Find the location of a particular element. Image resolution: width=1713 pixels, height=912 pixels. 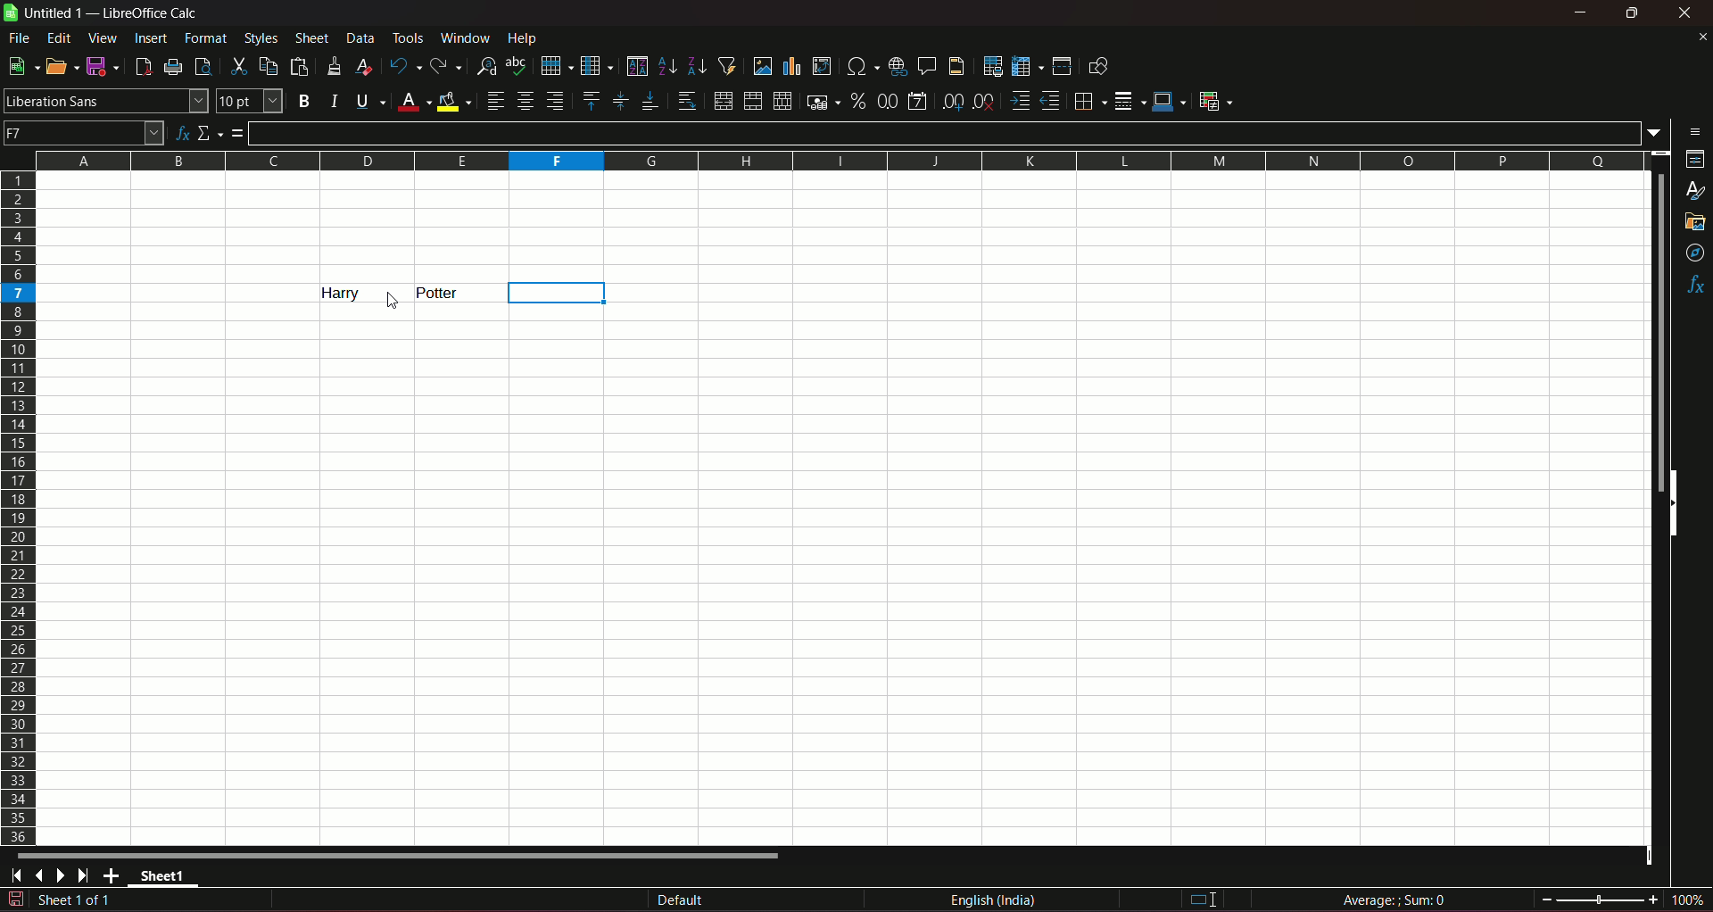

toggle print preview is located at coordinates (201, 64).